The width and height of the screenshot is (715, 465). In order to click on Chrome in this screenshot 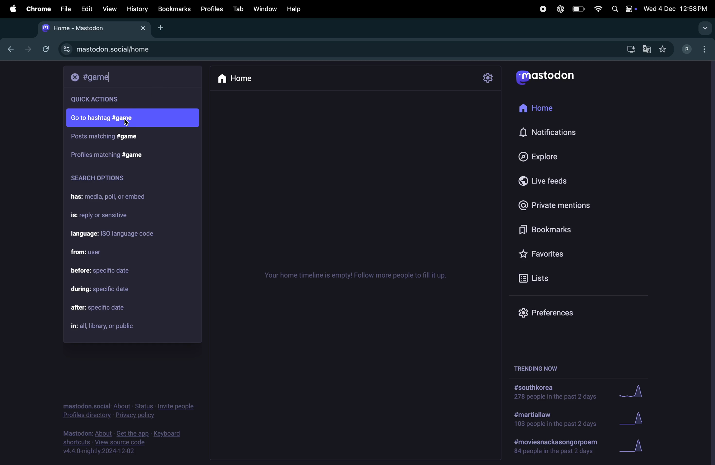, I will do `click(38, 8)`.